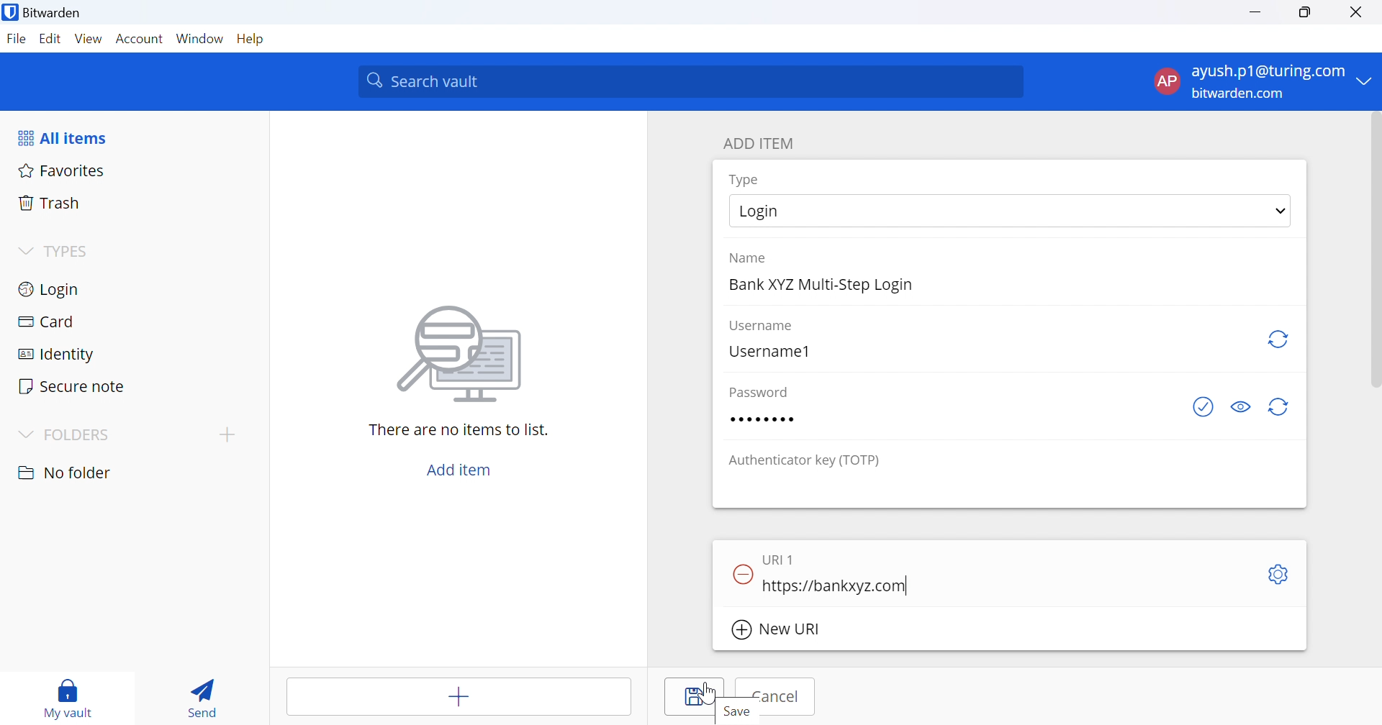 The image size is (1382, 725). Describe the element at coordinates (1240, 407) in the screenshot. I see `Toggle visibility` at that location.